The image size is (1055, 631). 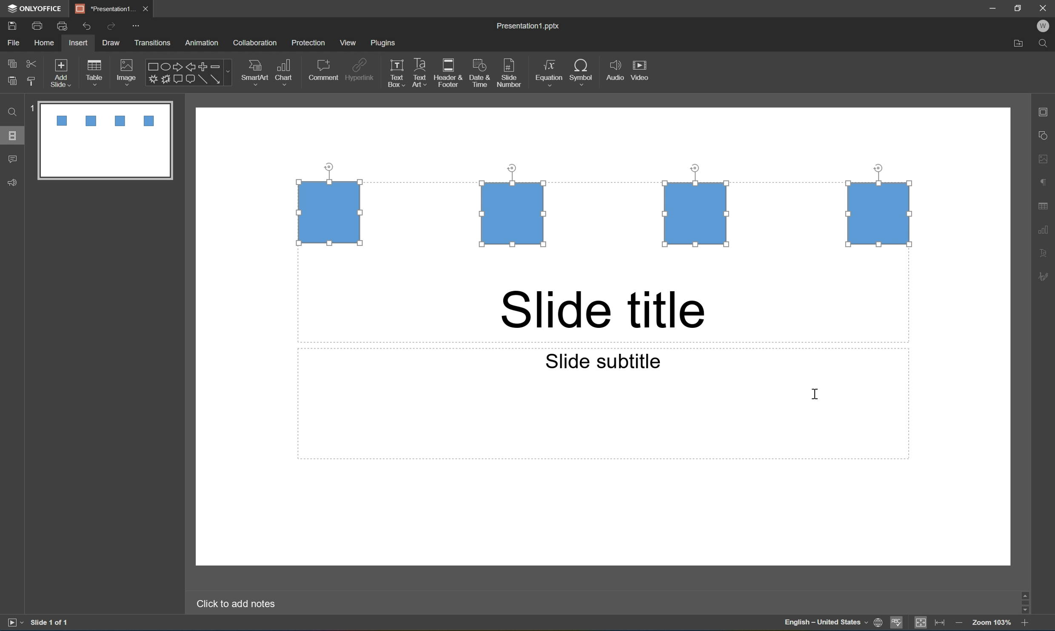 I want to click on insert, so click(x=79, y=43).